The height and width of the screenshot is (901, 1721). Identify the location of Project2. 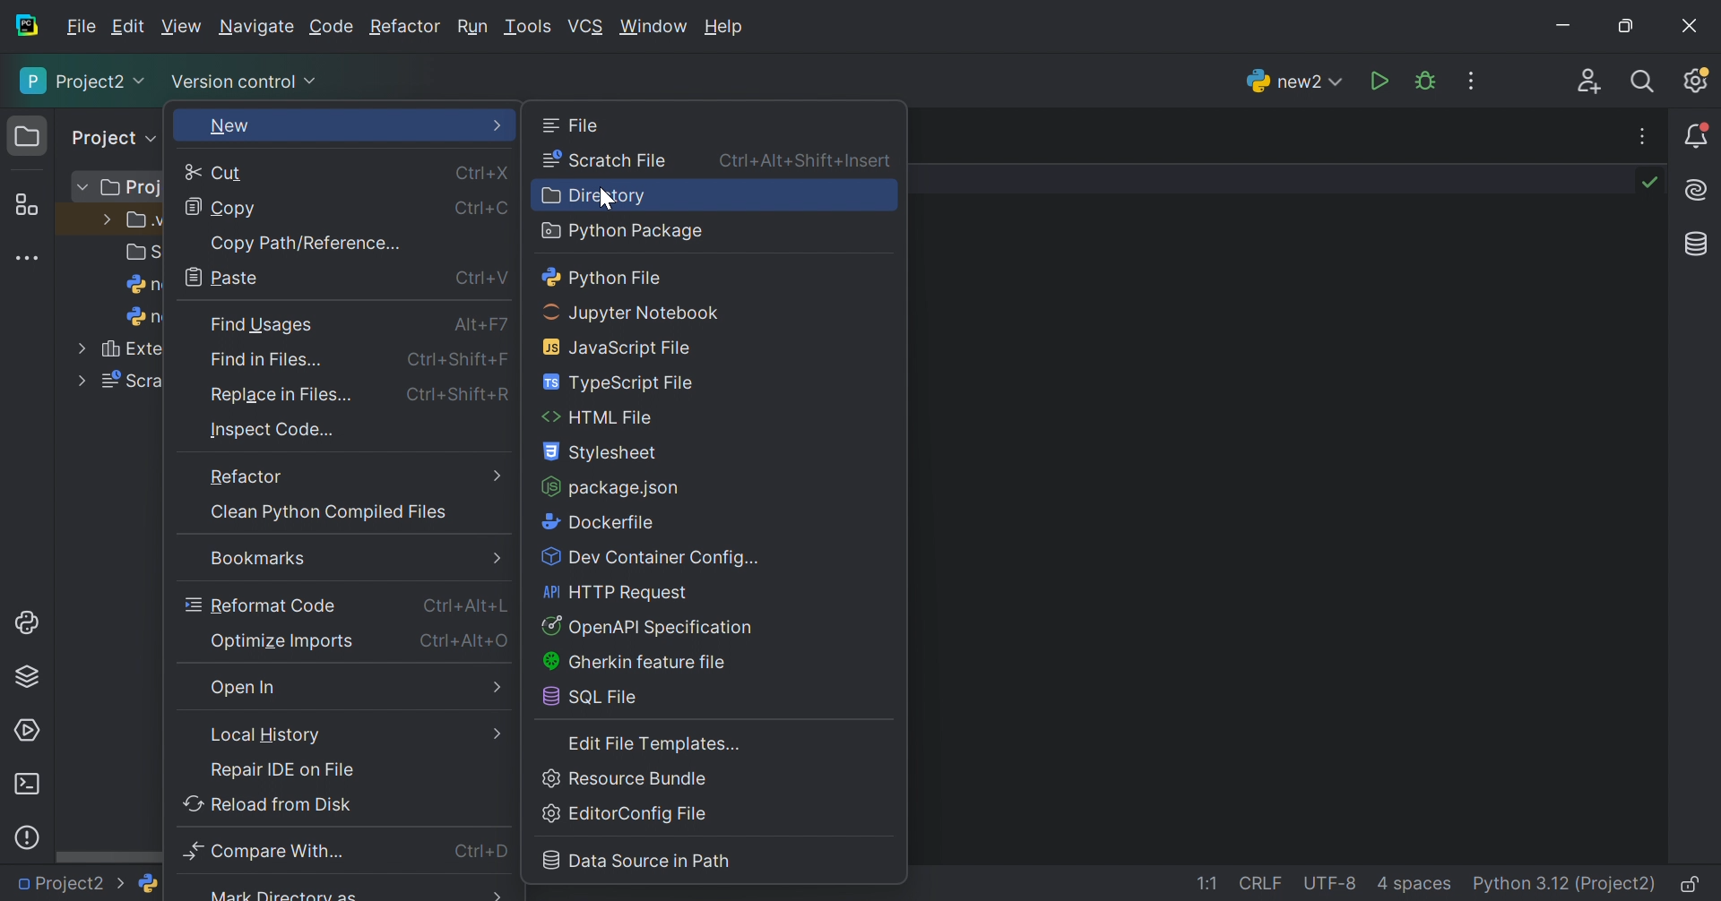
(84, 82).